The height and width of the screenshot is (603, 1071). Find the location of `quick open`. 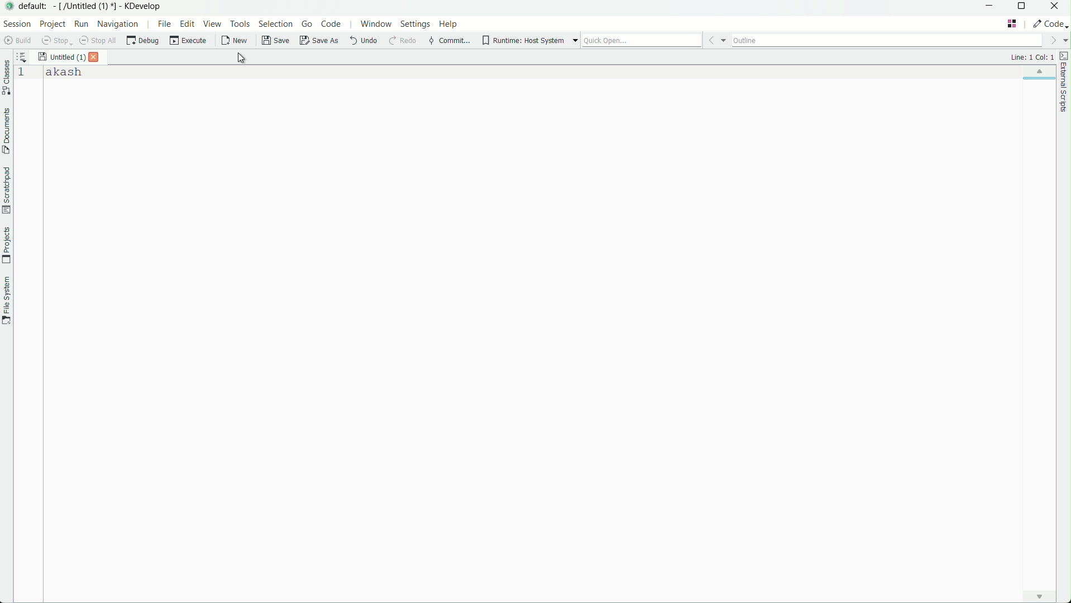

quick open is located at coordinates (642, 41).